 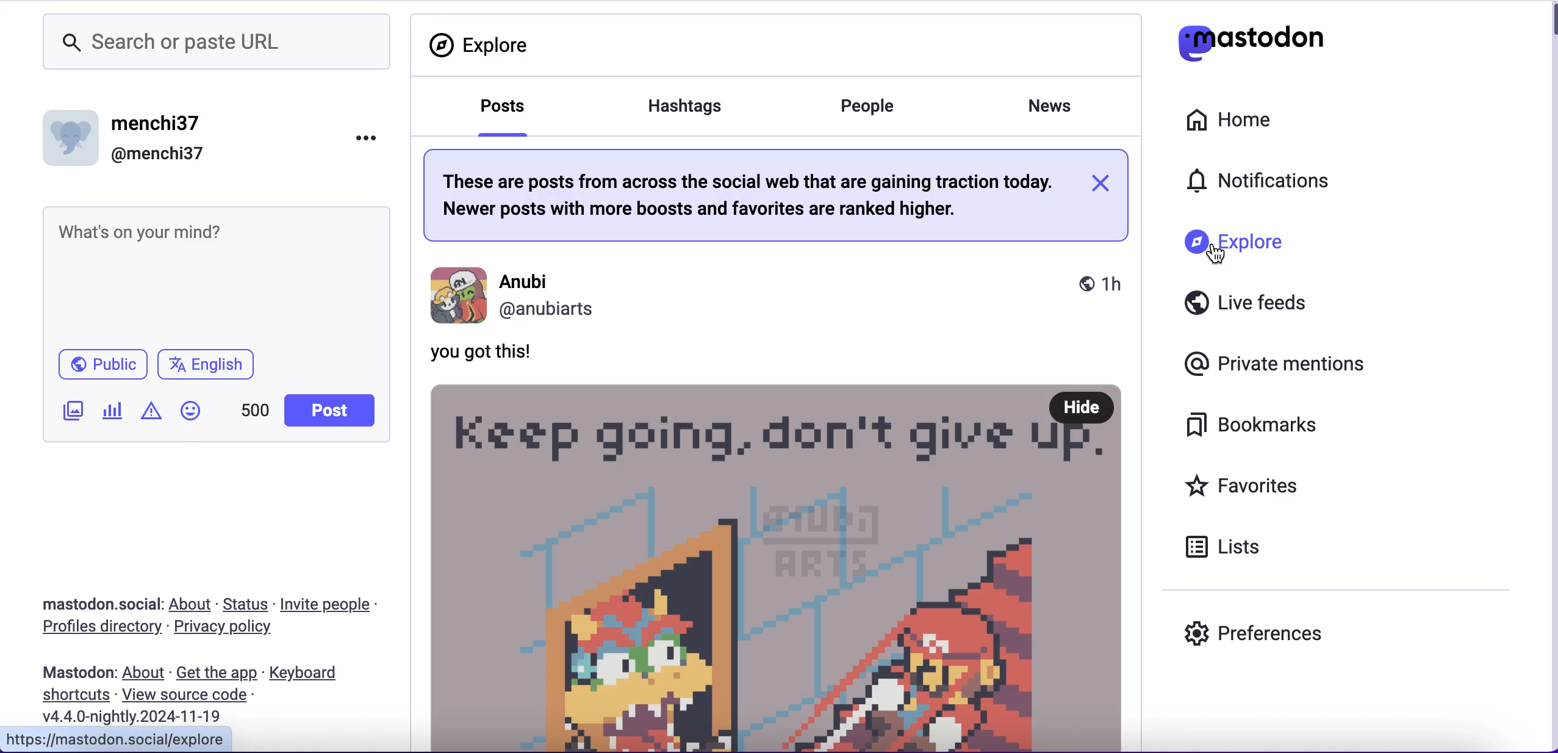 What do you see at coordinates (315, 671) in the screenshot?
I see `keyboard` at bounding box center [315, 671].